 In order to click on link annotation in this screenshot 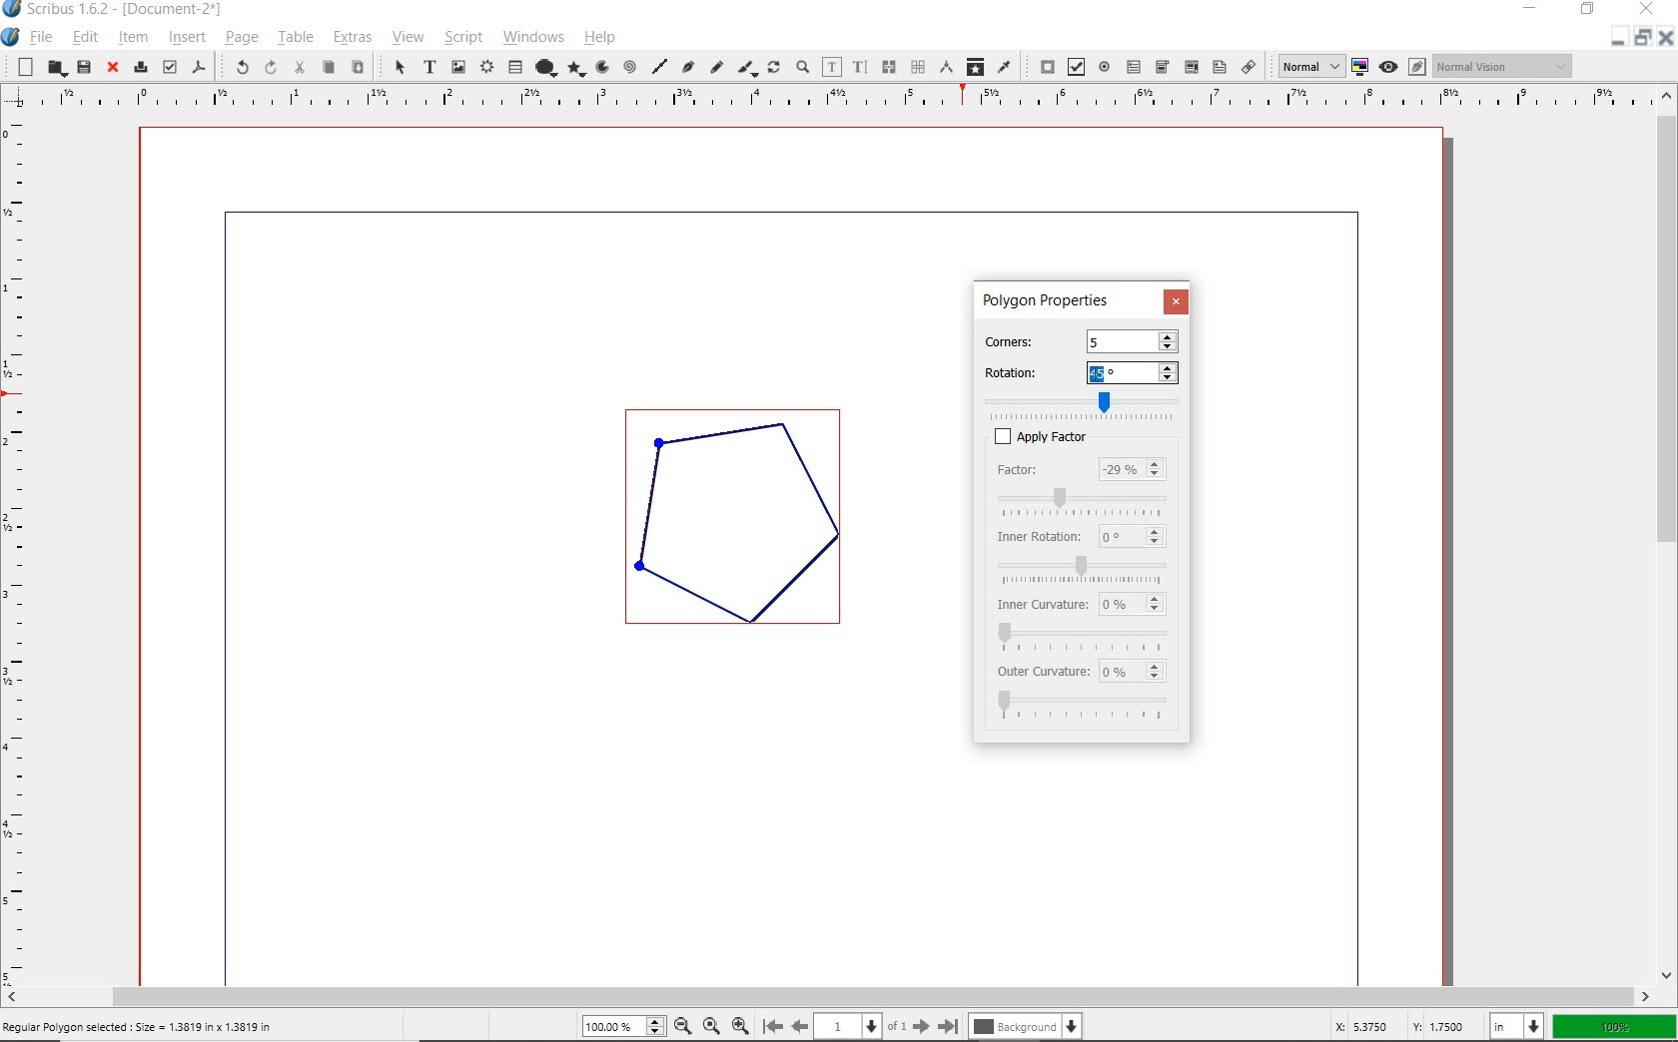, I will do `click(1249, 68)`.